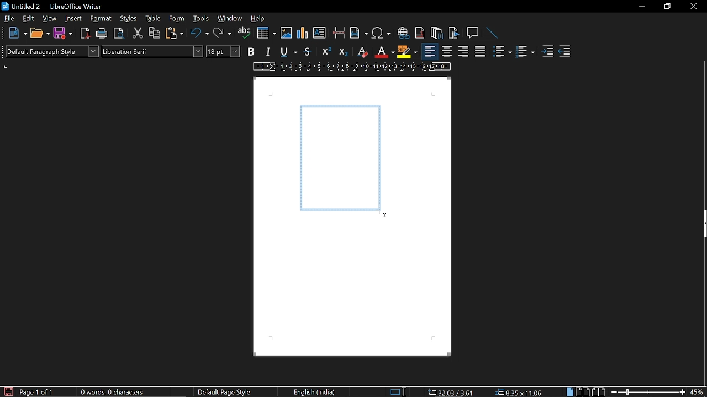 This screenshot has width=707, height=397. What do you see at coordinates (286, 34) in the screenshot?
I see `insert image` at bounding box center [286, 34].